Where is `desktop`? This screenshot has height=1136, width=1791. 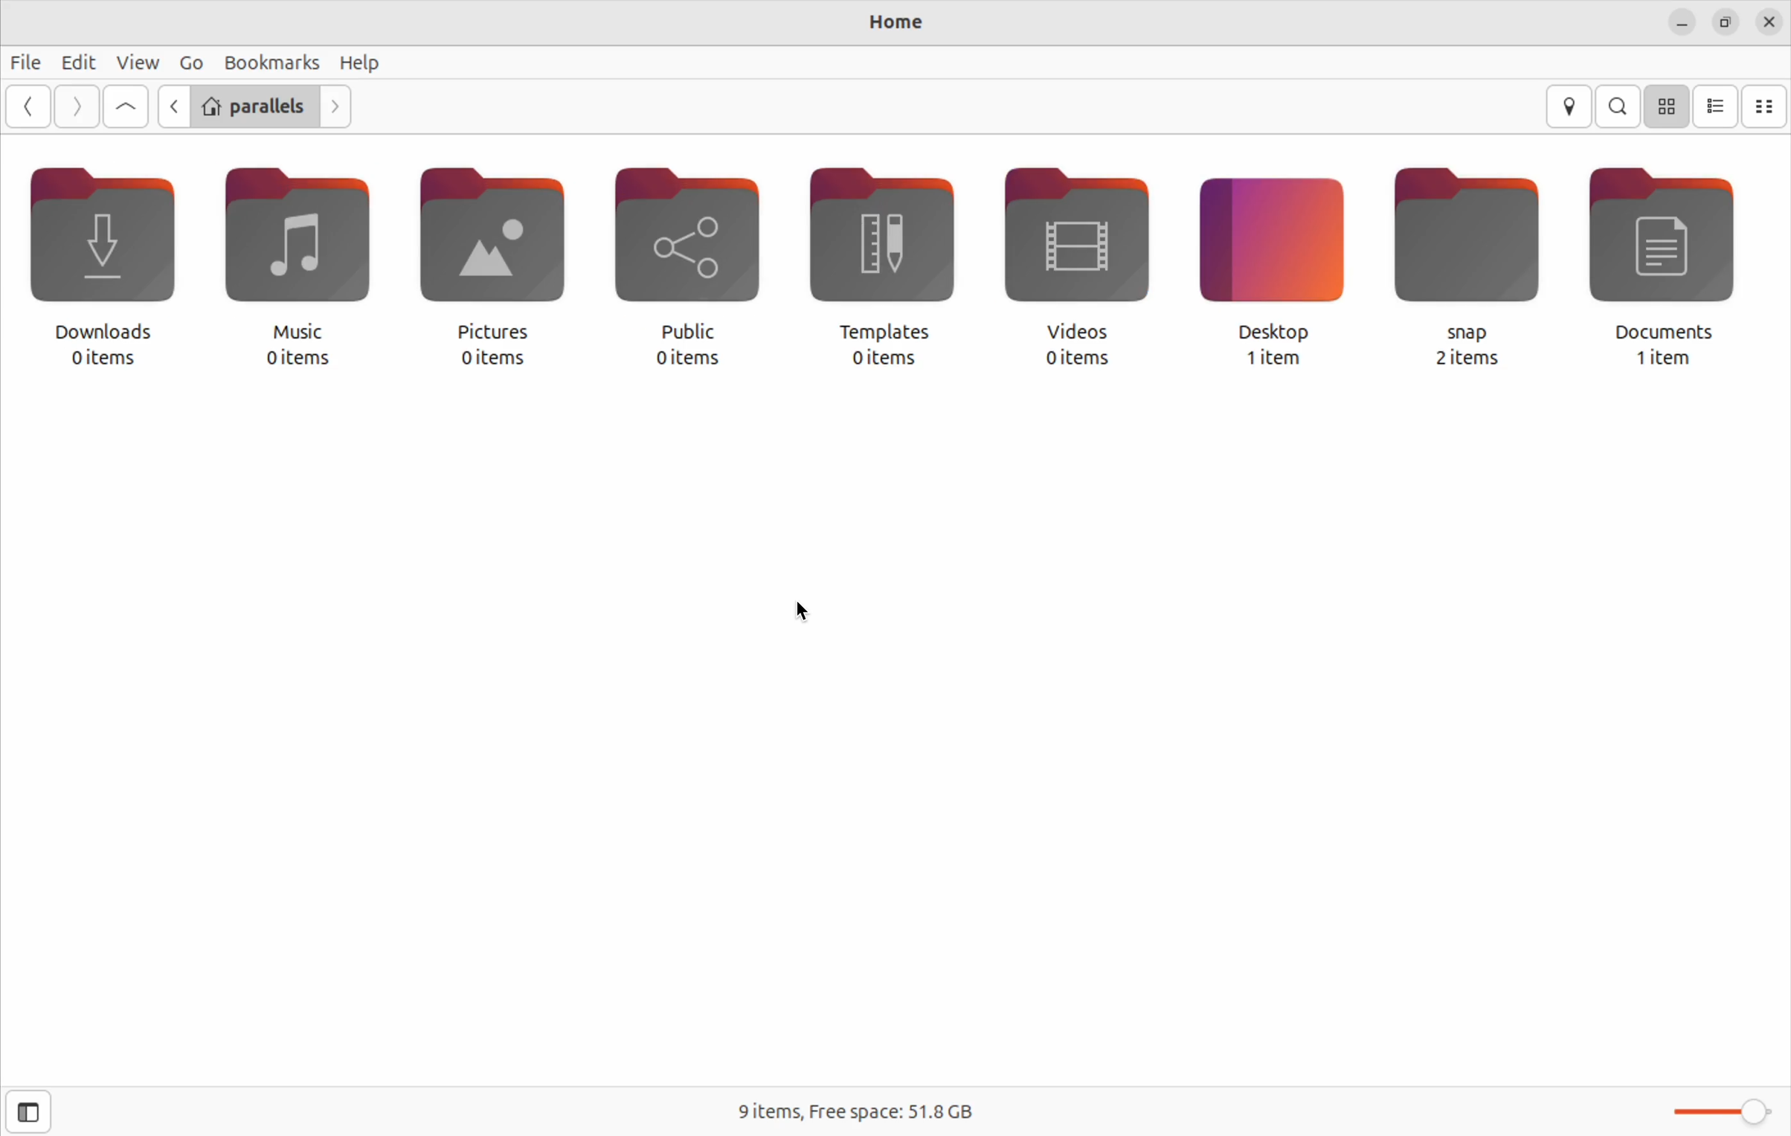
desktop is located at coordinates (1276, 267).